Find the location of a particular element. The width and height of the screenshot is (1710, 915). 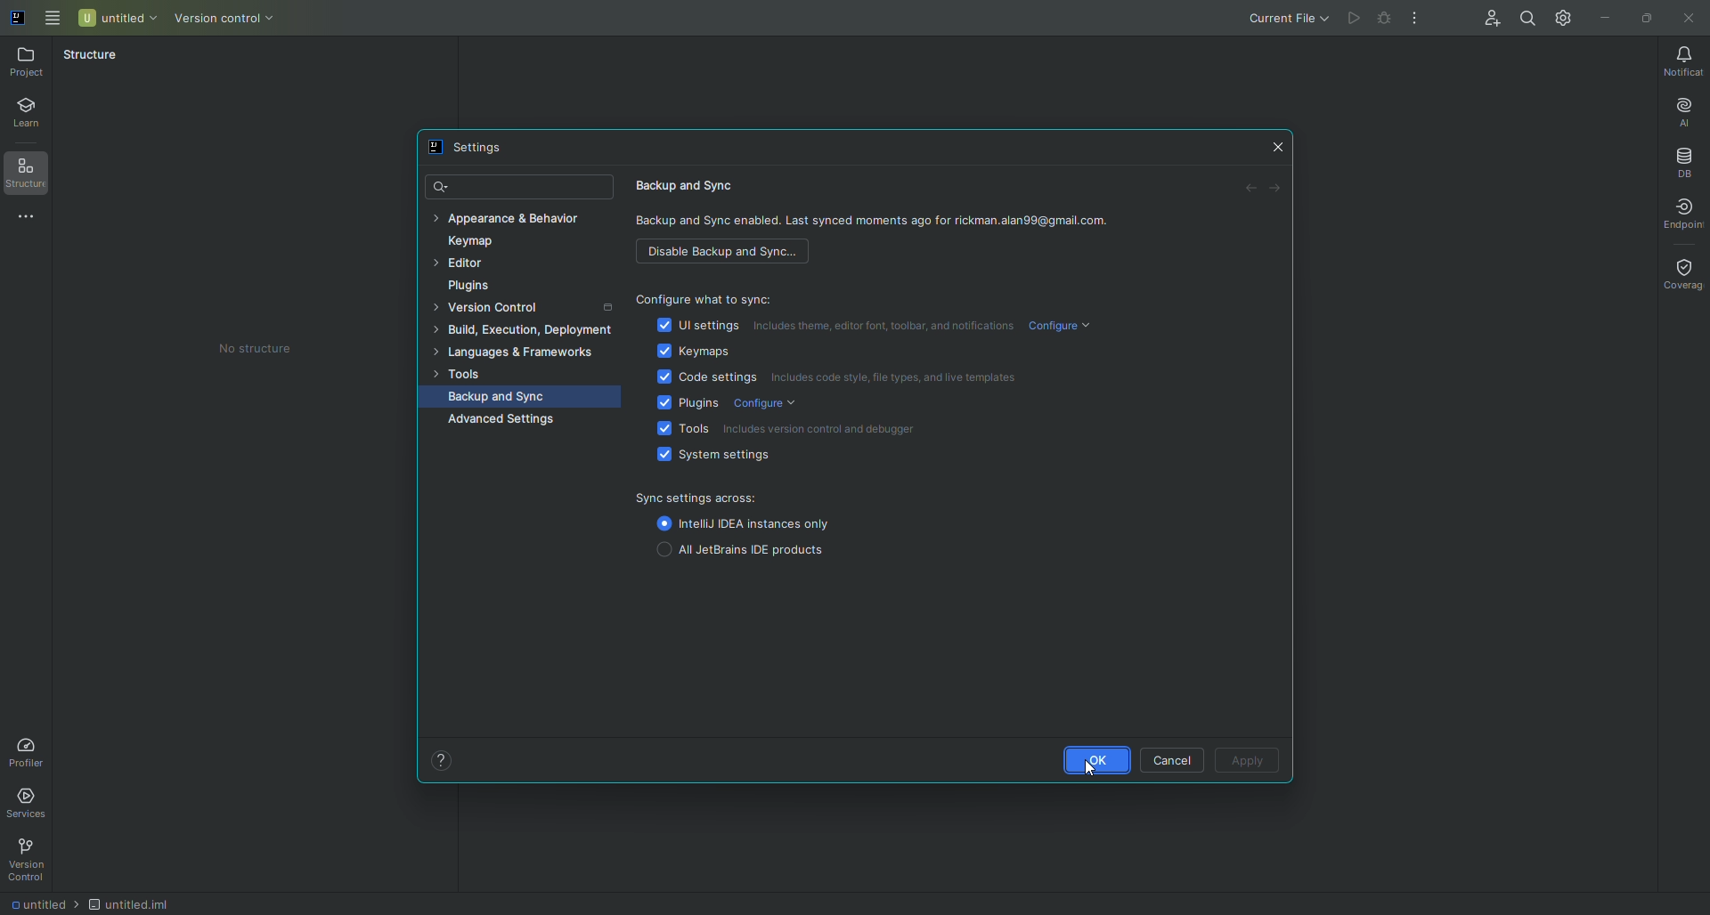

Mouse is located at coordinates (1100, 769).